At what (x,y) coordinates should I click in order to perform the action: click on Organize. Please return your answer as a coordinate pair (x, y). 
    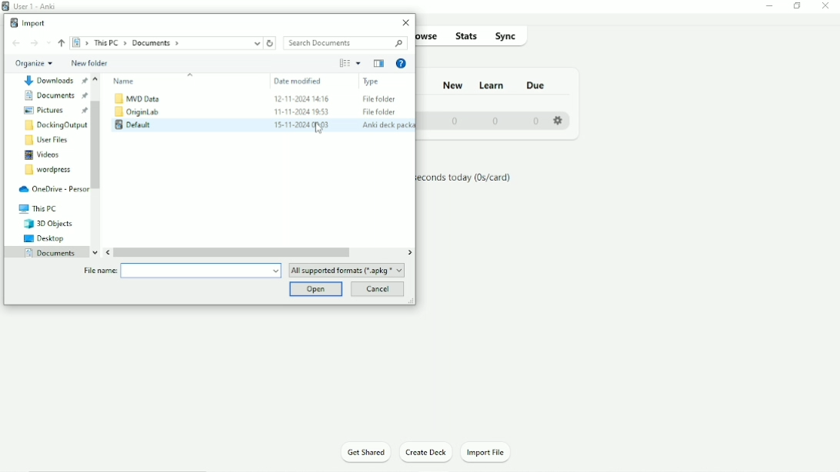
    Looking at the image, I should click on (34, 64).